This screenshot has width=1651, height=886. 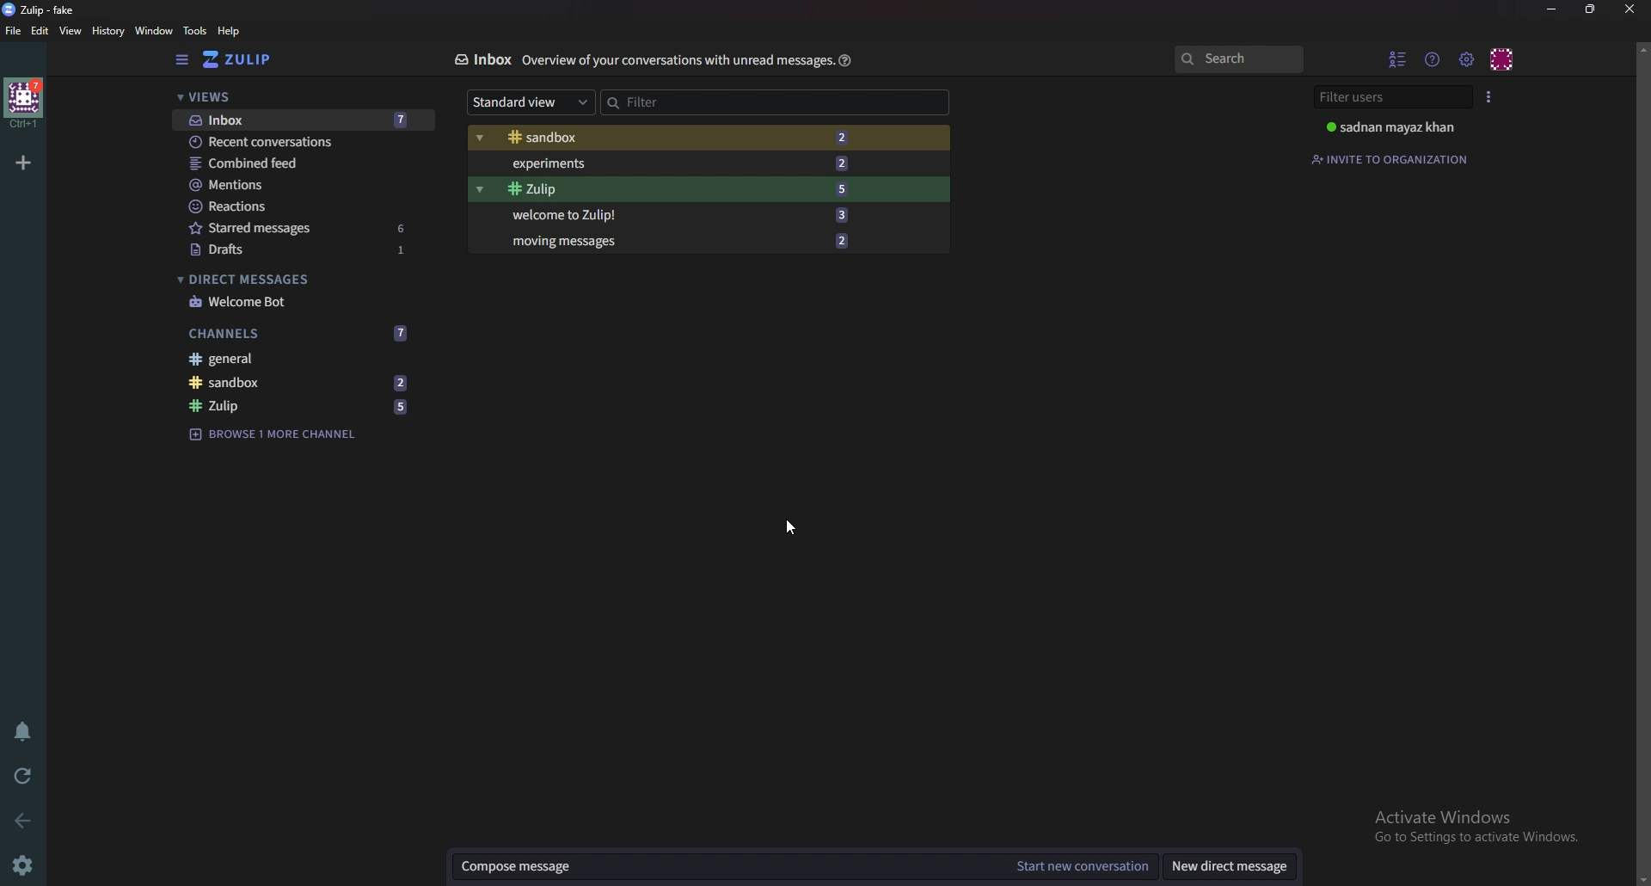 I want to click on Close, so click(x=1630, y=9).